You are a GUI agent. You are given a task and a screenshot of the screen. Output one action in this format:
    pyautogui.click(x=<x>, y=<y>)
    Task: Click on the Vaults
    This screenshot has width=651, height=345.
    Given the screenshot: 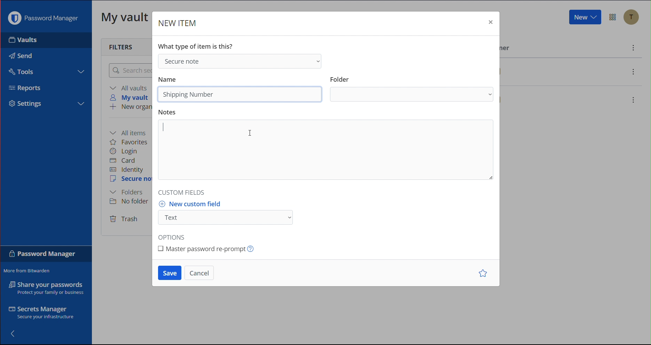 What is the action you would take?
    pyautogui.click(x=23, y=42)
    